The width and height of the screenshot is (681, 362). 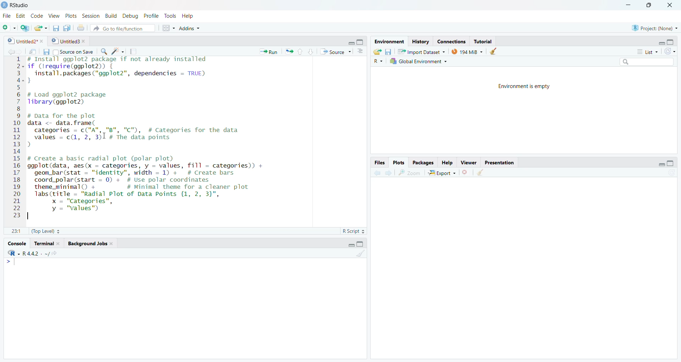 What do you see at coordinates (647, 51) in the screenshot?
I see `List` at bounding box center [647, 51].